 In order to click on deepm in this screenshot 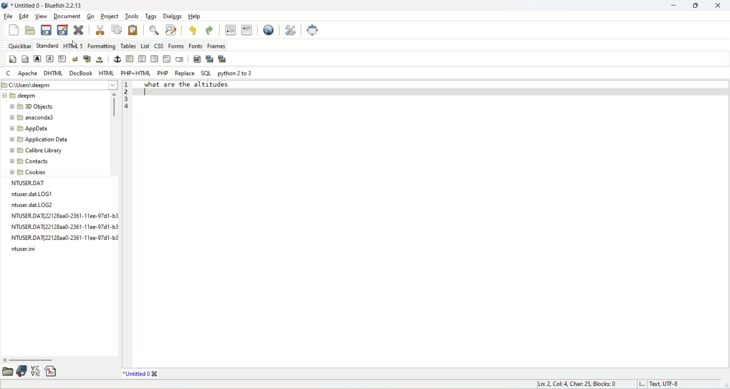, I will do `click(43, 95)`.